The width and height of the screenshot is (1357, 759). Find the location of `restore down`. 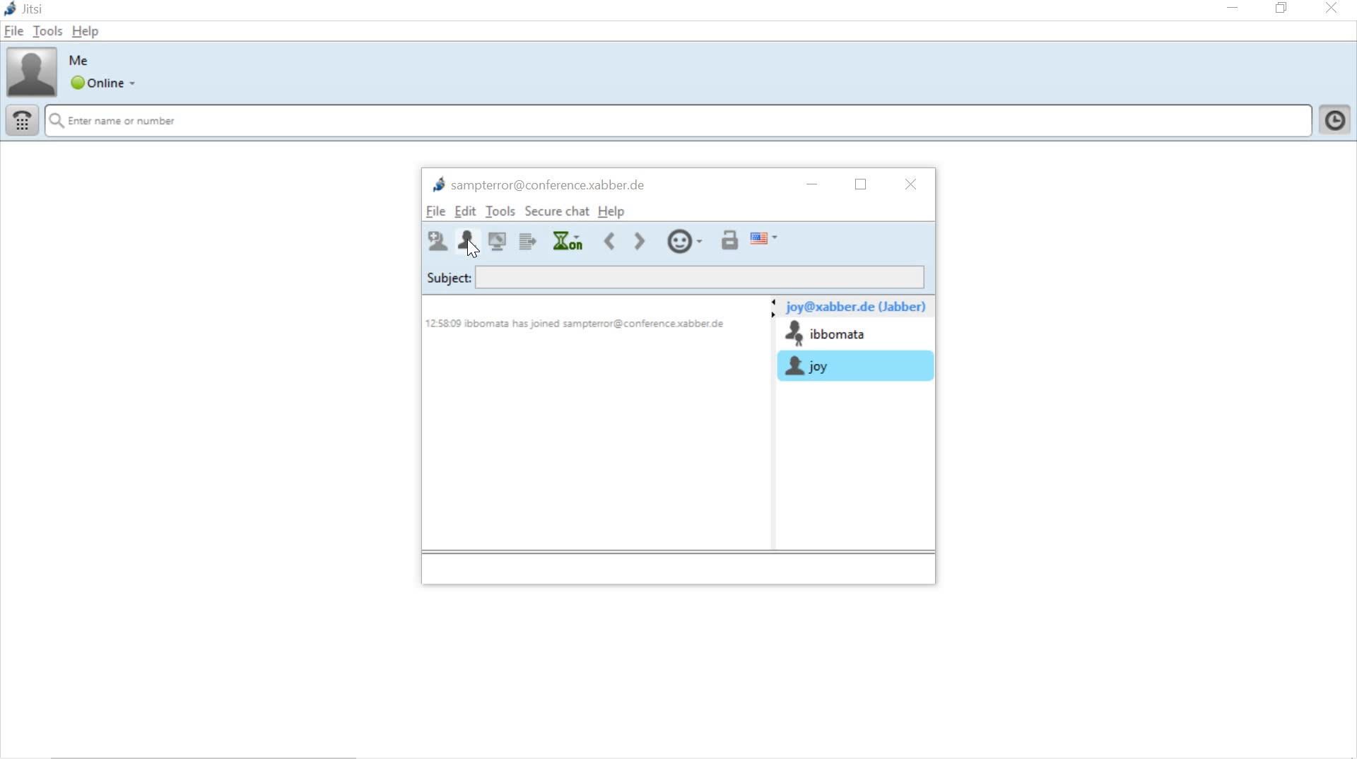

restore down is located at coordinates (1281, 8).